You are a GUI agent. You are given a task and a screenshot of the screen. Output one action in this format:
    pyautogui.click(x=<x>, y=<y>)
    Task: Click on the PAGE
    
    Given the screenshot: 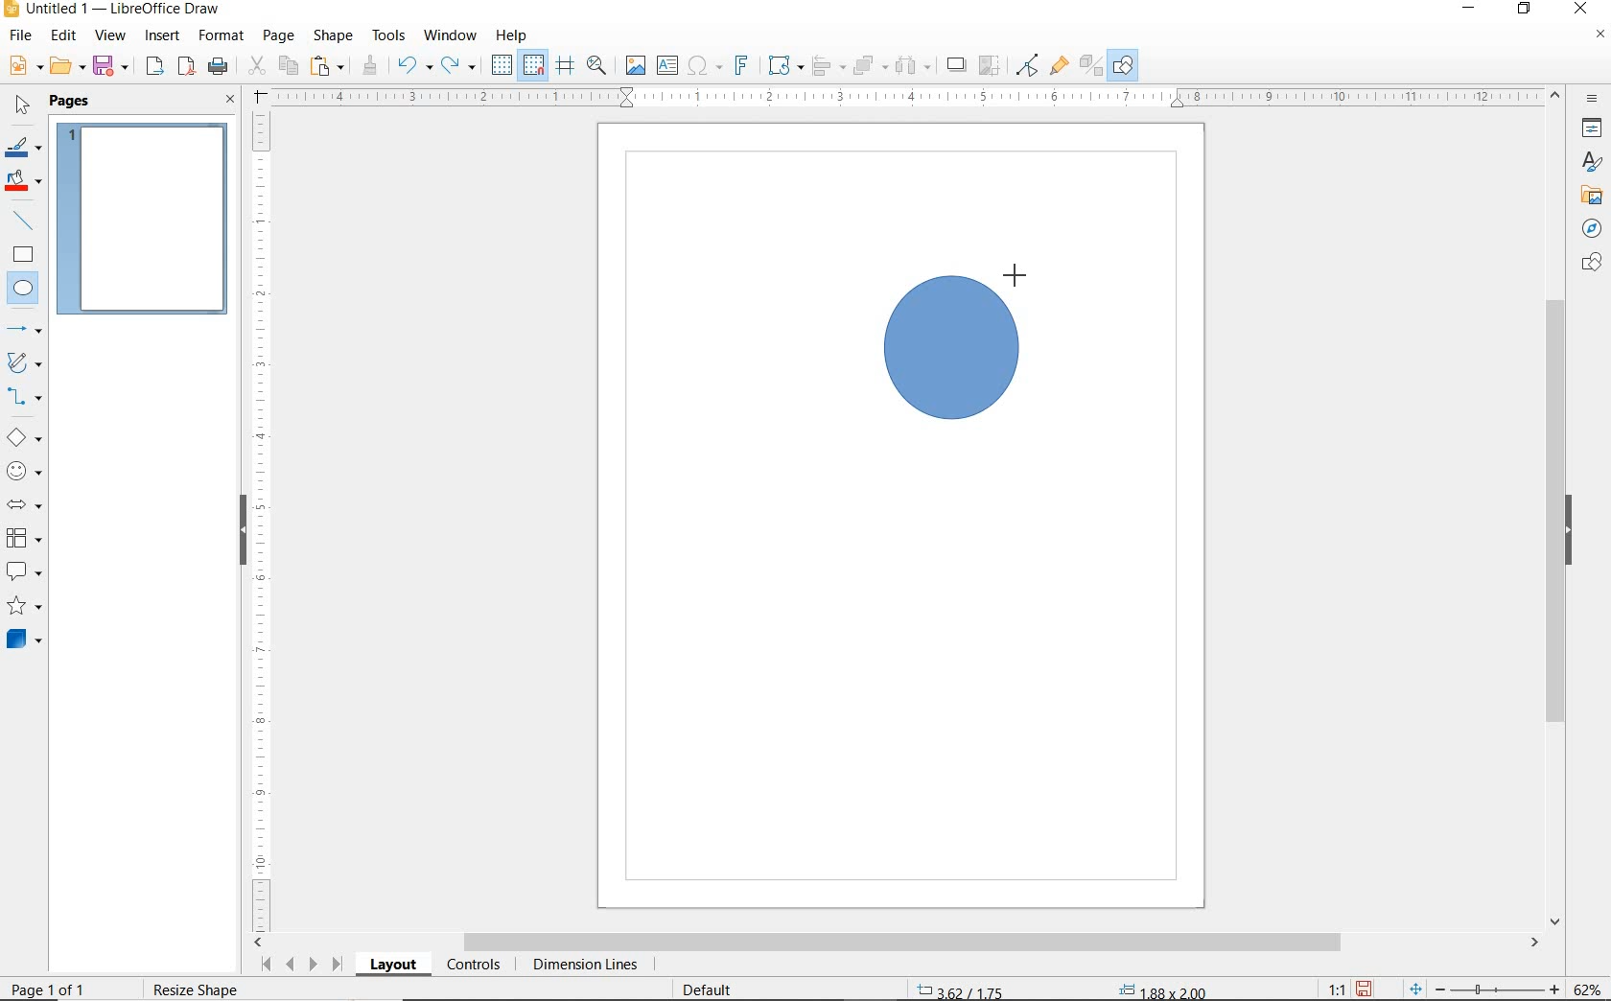 What is the action you would take?
    pyautogui.click(x=278, y=35)
    